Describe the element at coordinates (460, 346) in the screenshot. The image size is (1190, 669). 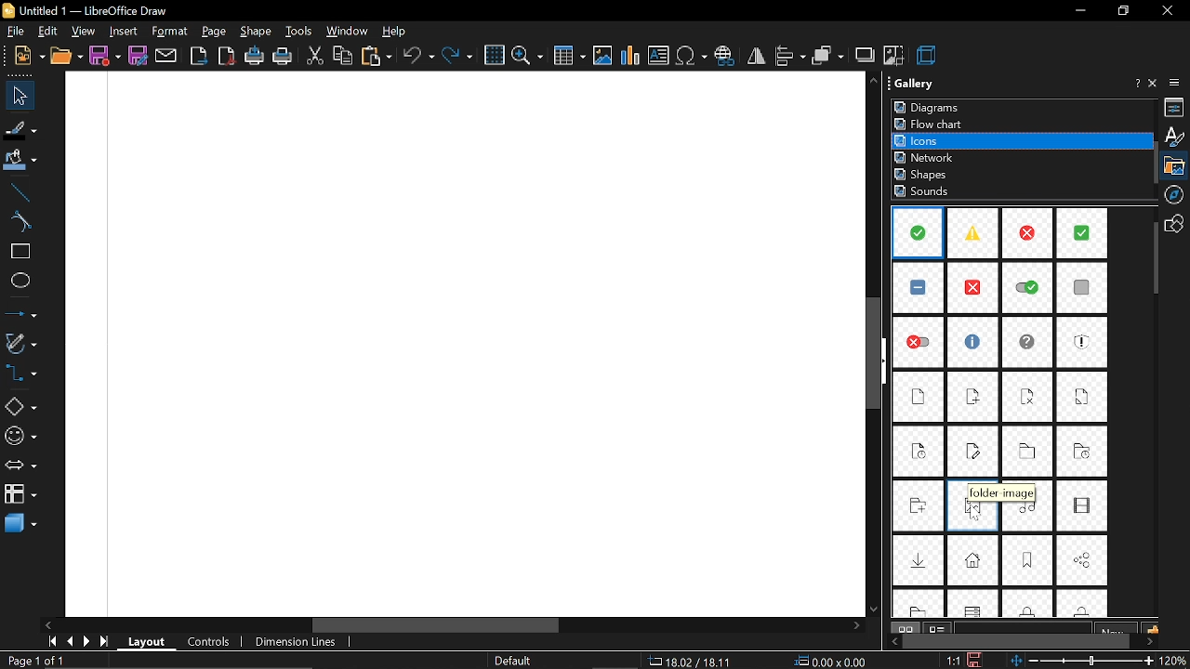
I see `Canvas` at that location.